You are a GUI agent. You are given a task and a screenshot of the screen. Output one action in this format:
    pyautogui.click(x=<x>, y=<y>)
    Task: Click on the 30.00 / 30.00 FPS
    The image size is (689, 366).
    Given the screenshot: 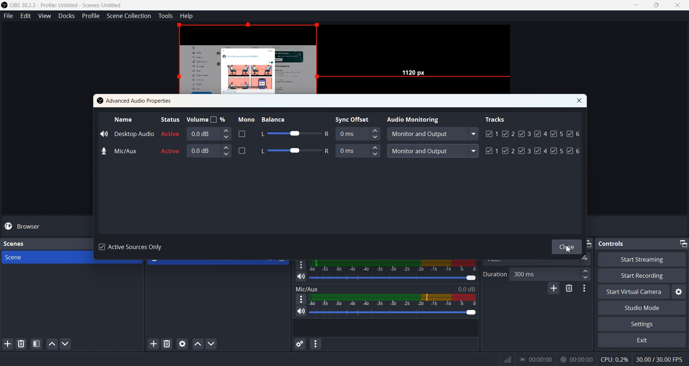 What is the action you would take?
    pyautogui.click(x=661, y=360)
    